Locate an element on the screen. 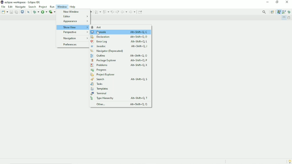 The height and width of the screenshot is (164, 292). Cursor is located at coordinates (99, 33).